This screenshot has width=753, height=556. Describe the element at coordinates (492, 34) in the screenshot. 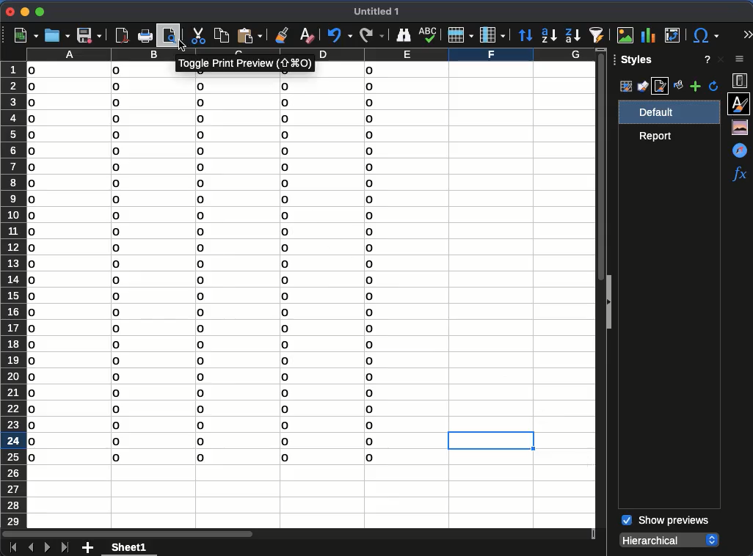

I see `column` at that location.